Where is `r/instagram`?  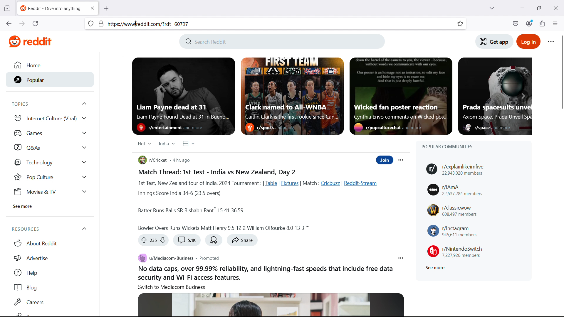 r/instagram is located at coordinates (453, 231).